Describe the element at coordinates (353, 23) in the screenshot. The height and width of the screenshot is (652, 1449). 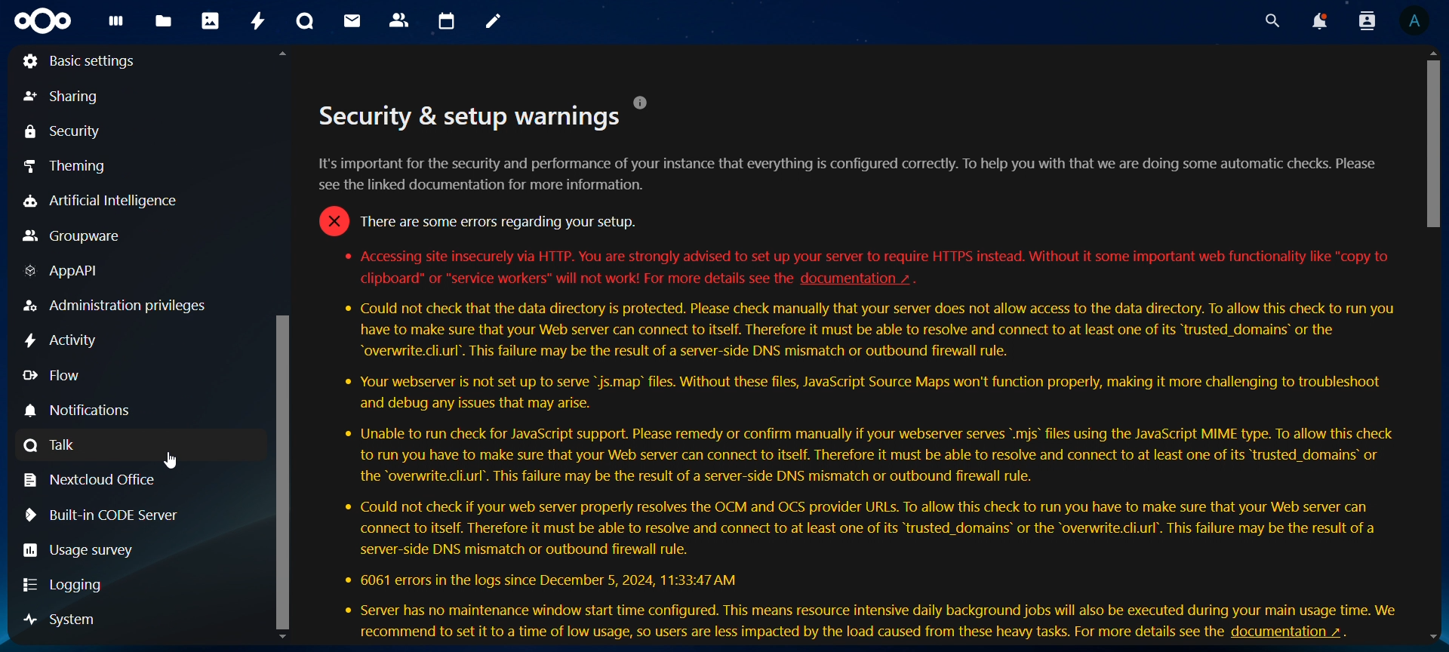
I see `mail` at that location.